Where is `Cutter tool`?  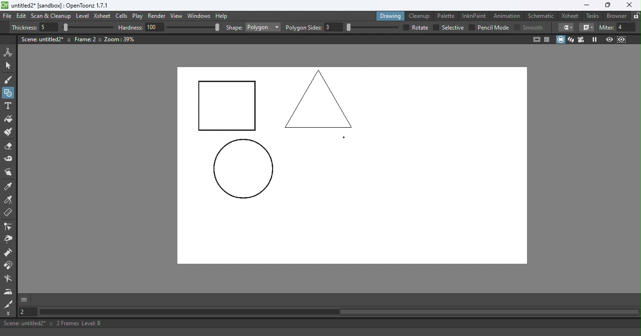
Cutter tool is located at coordinates (8, 304).